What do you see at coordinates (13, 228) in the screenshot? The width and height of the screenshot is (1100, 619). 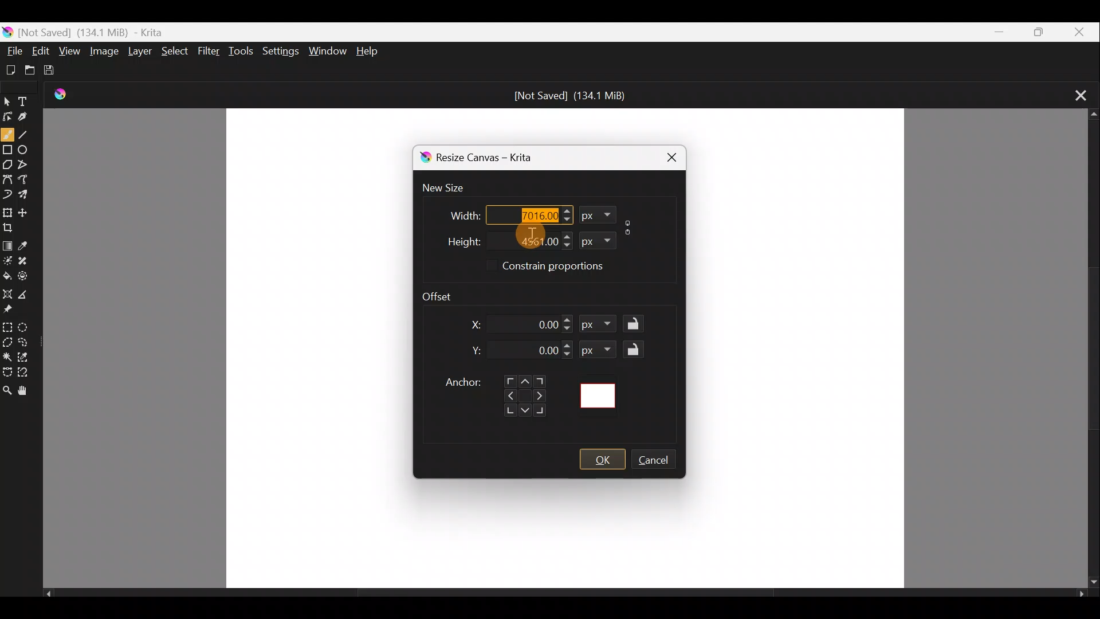 I see `Crop the image to an area` at bounding box center [13, 228].